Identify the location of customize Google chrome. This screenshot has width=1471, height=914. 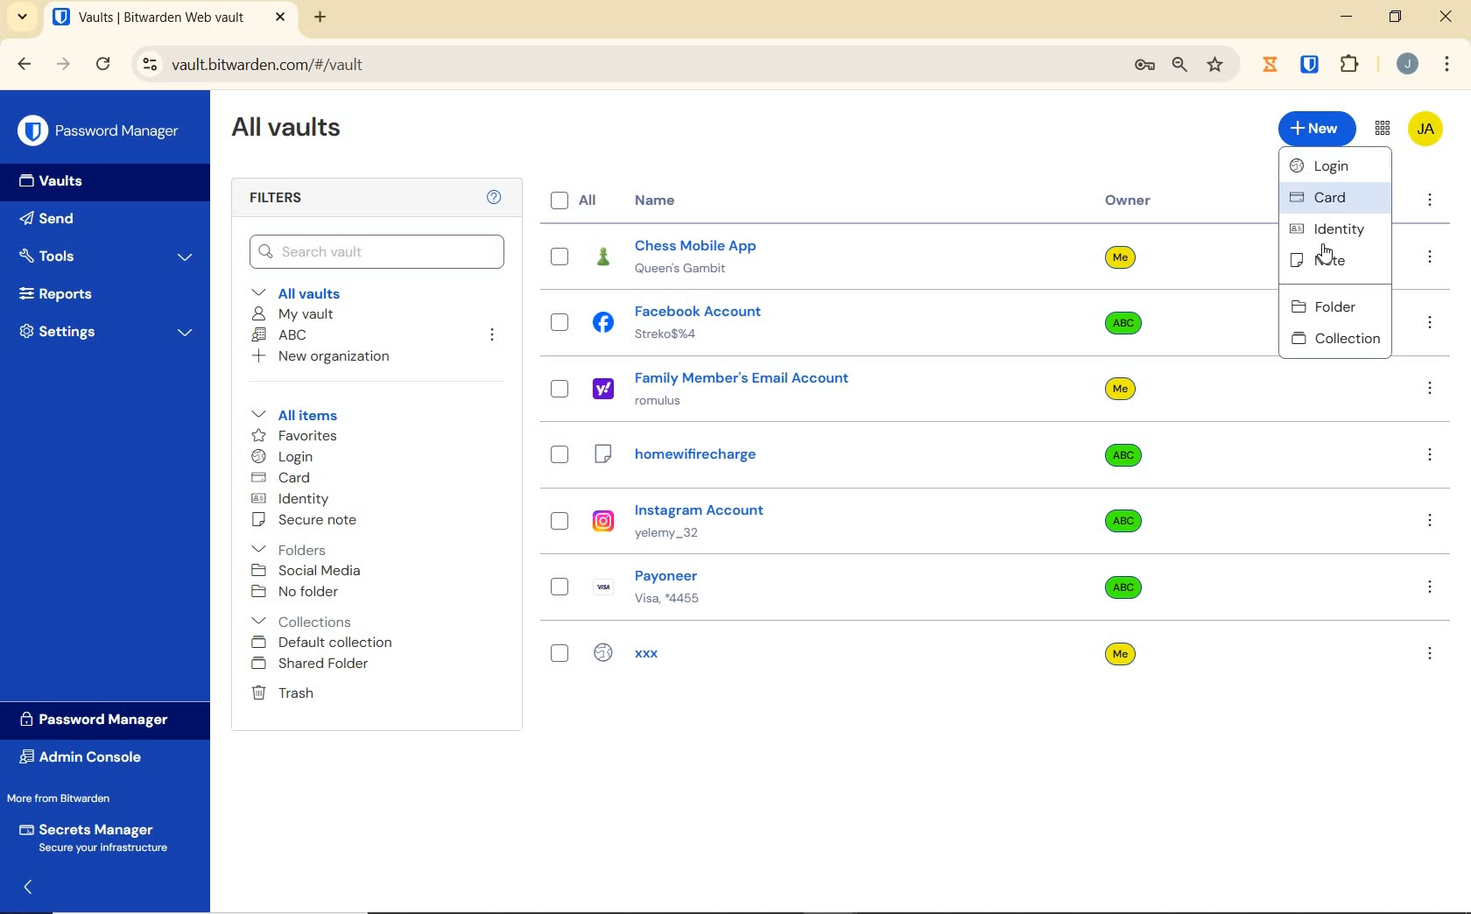
(1446, 66).